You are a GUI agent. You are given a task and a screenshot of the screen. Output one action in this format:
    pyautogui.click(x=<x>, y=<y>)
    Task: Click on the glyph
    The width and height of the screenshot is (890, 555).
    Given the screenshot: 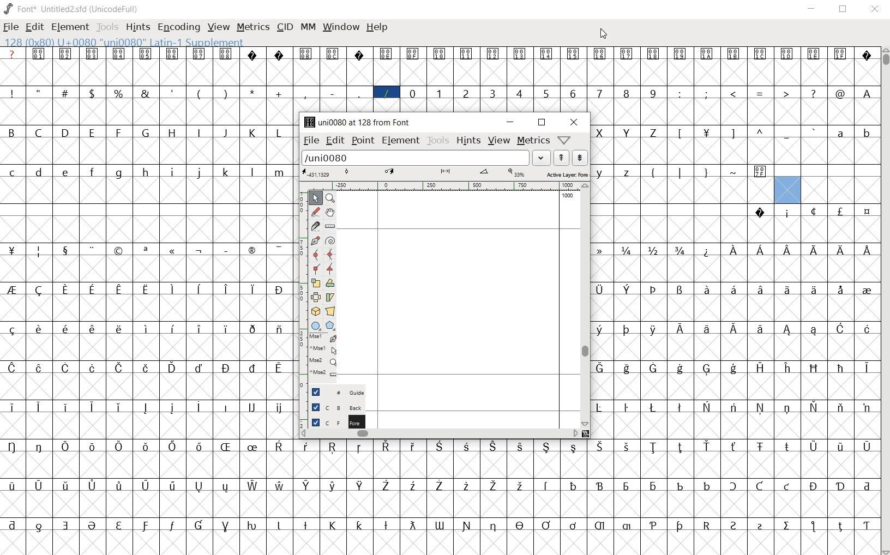 What is the action you would take?
    pyautogui.click(x=653, y=93)
    